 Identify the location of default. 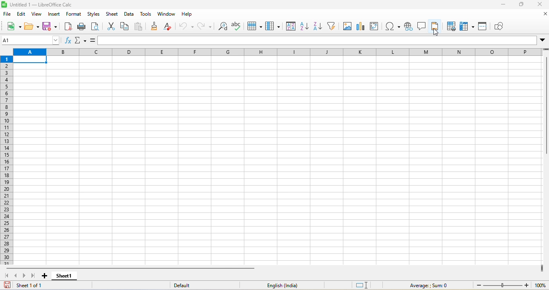
(186, 285).